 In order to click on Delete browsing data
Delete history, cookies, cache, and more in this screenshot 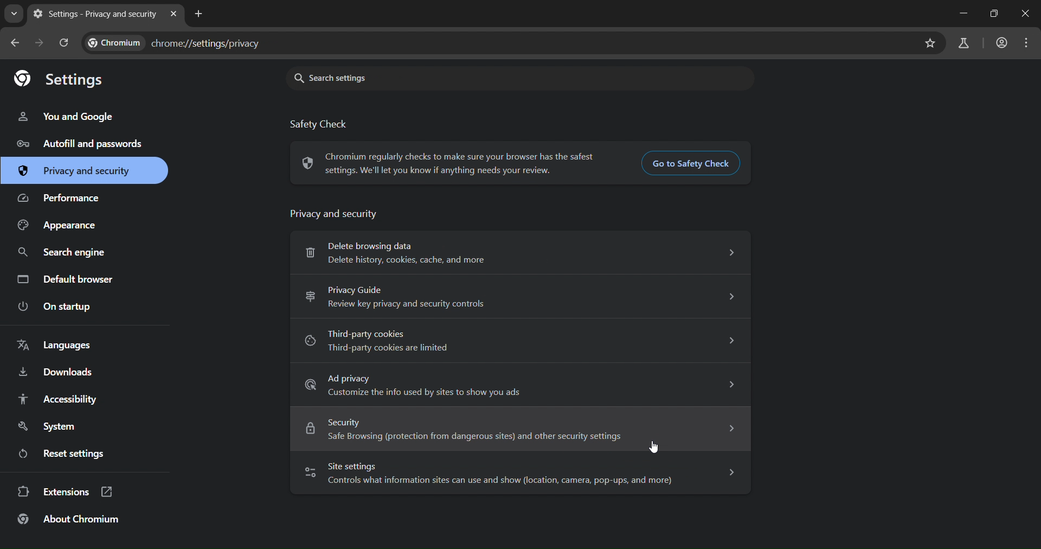, I will do `click(518, 252)`.